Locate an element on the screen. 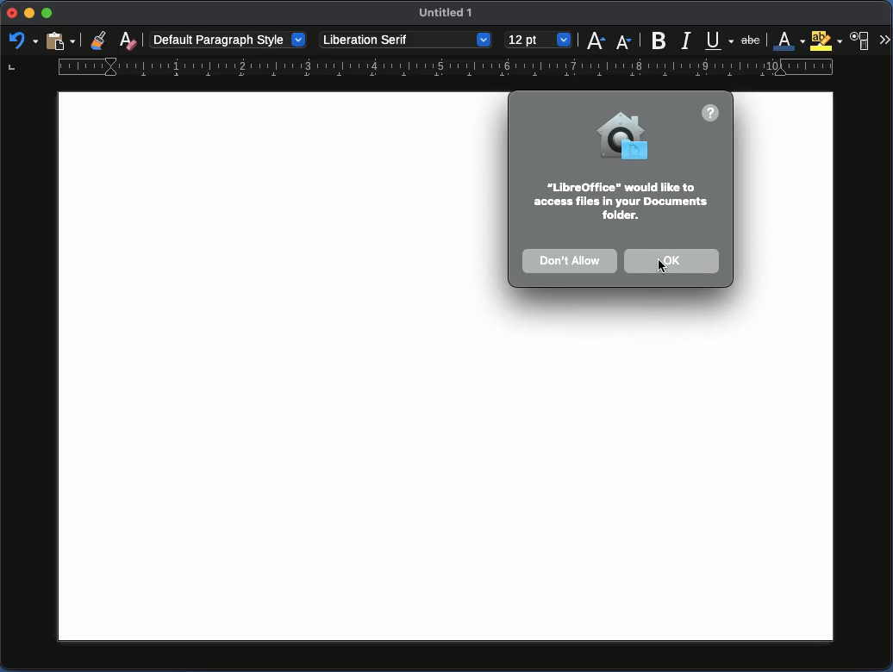 This screenshot has height=672, width=893. Font style is located at coordinates (405, 40).